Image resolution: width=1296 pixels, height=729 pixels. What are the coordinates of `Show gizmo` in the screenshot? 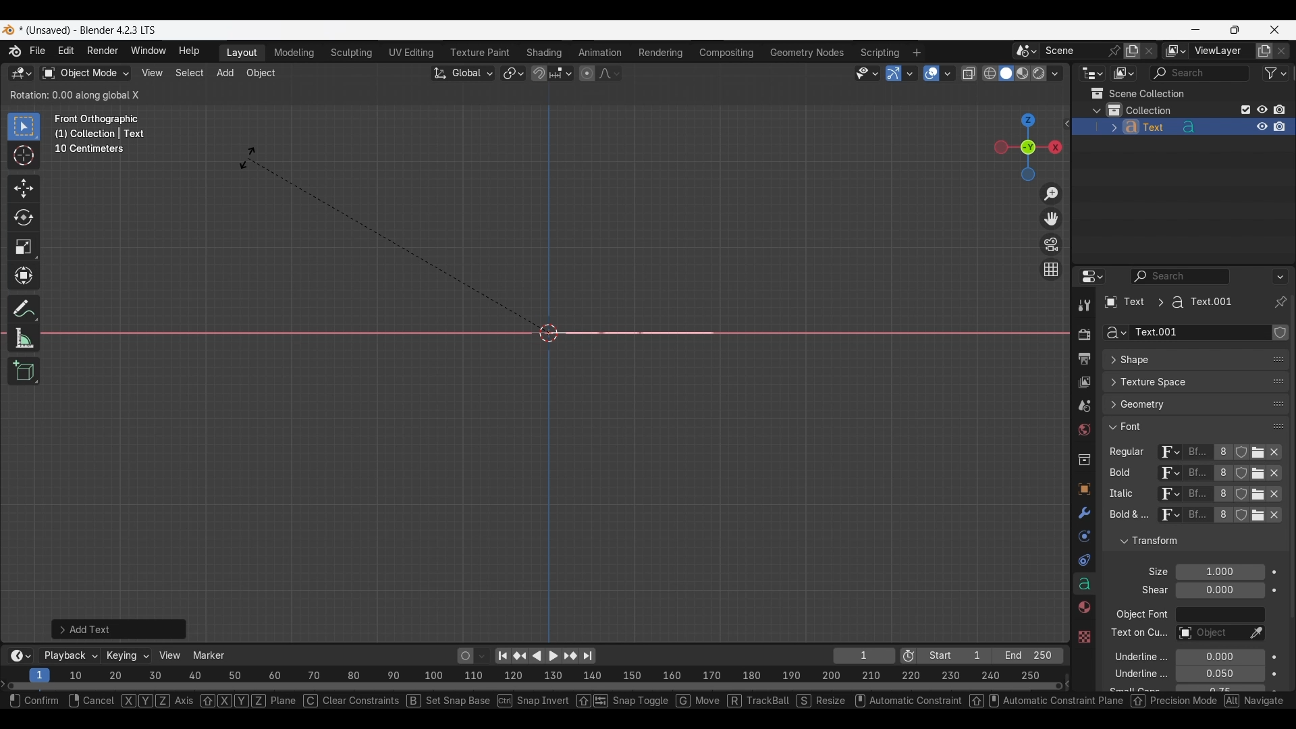 It's located at (894, 74).